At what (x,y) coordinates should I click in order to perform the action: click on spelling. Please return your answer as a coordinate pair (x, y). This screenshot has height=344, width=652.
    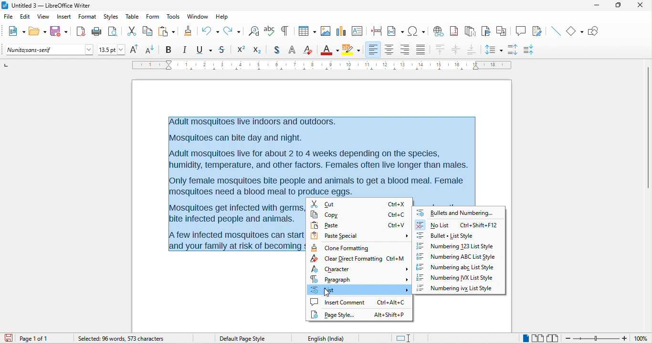
    Looking at the image, I should click on (270, 32).